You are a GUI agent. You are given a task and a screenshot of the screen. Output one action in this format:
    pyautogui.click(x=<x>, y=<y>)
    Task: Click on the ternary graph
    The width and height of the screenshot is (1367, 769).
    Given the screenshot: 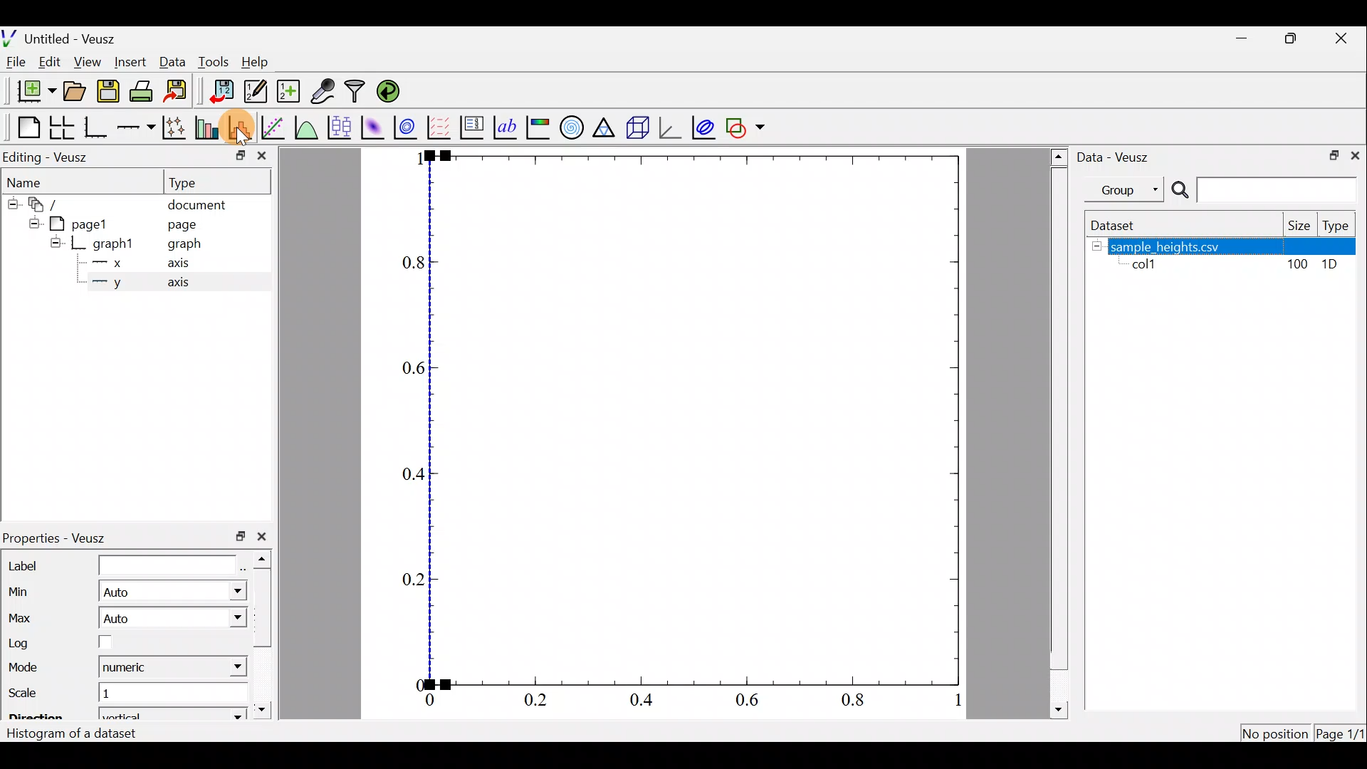 What is the action you would take?
    pyautogui.click(x=607, y=128)
    